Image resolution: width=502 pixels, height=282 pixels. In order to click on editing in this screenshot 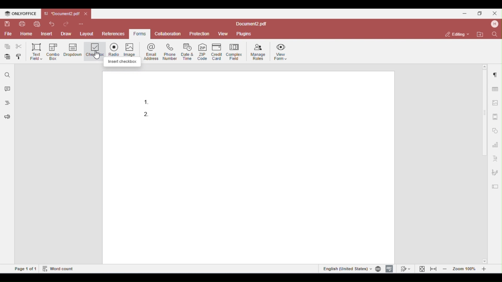, I will do `click(458, 34)`.